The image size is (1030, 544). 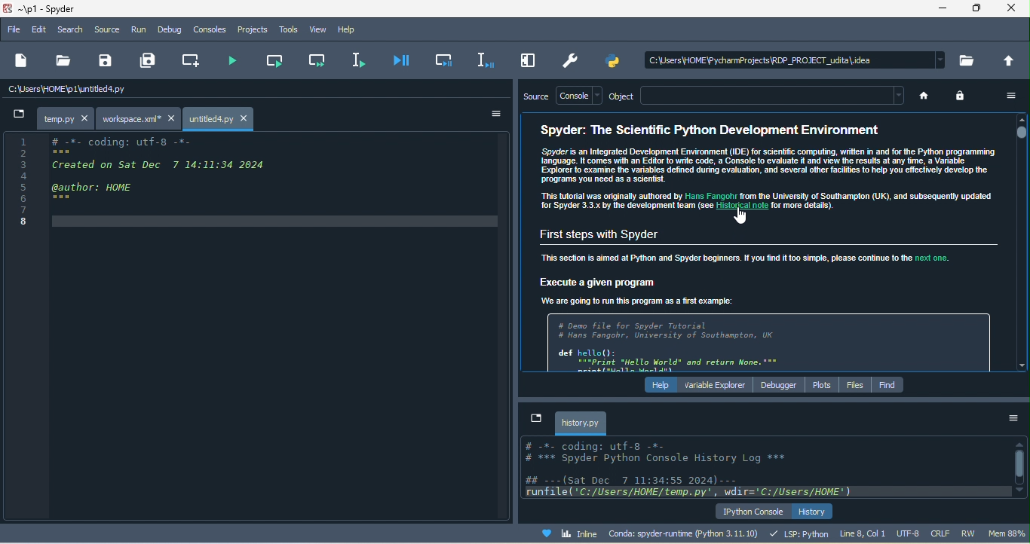 I want to click on conda spyder runtime, so click(x=687, y=535).